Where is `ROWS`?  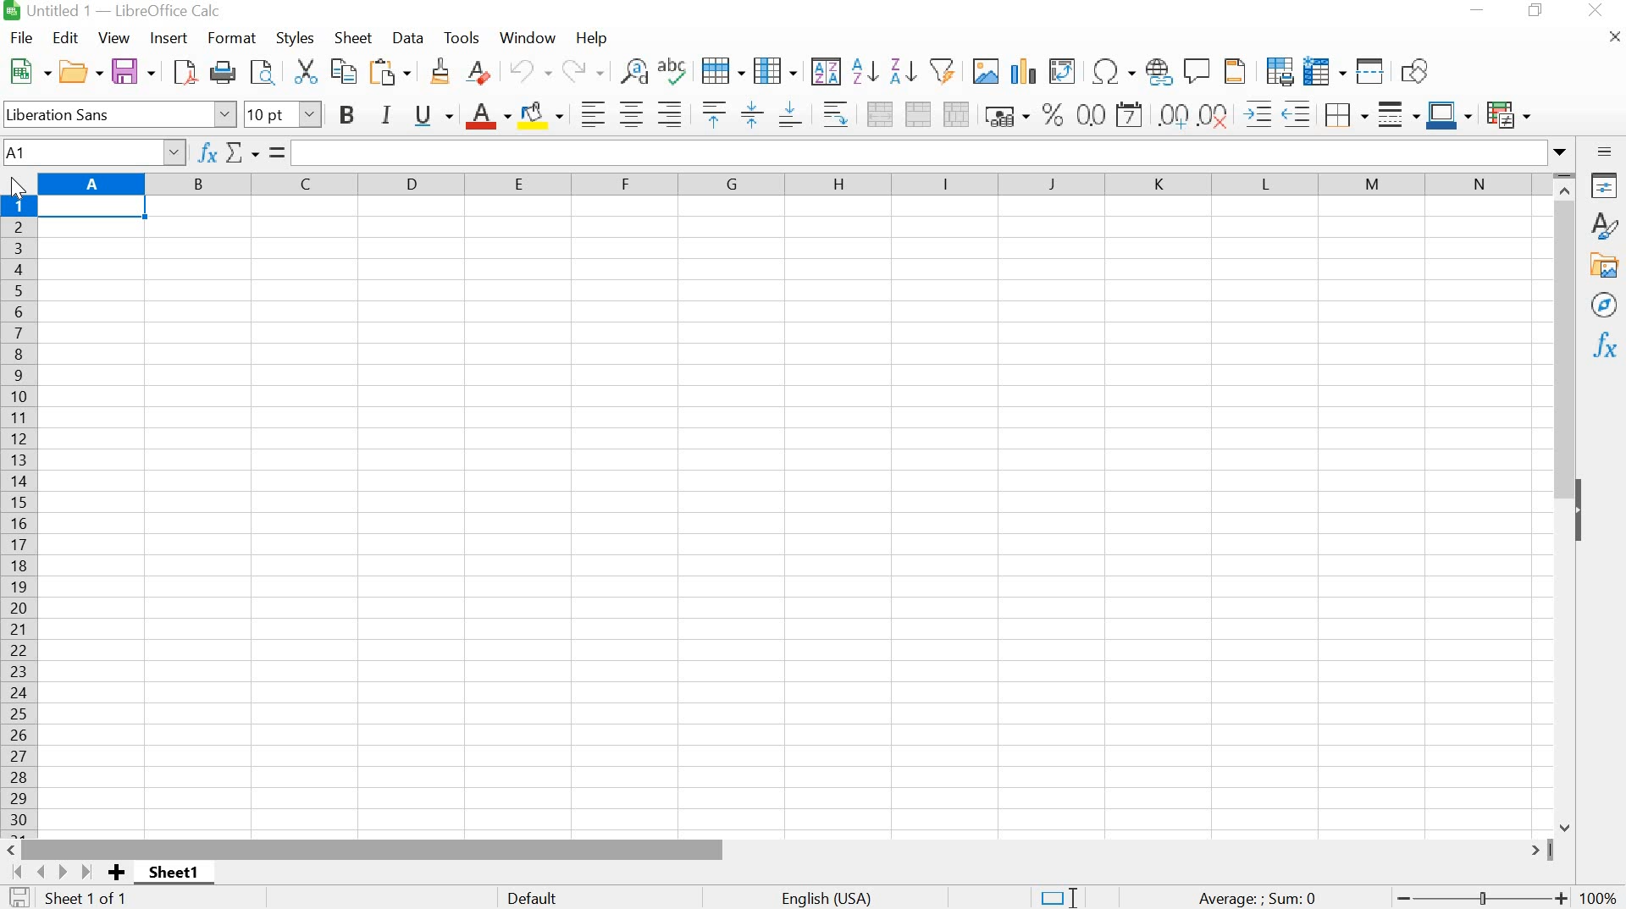 ROWS is located at coordinates (17, 515).